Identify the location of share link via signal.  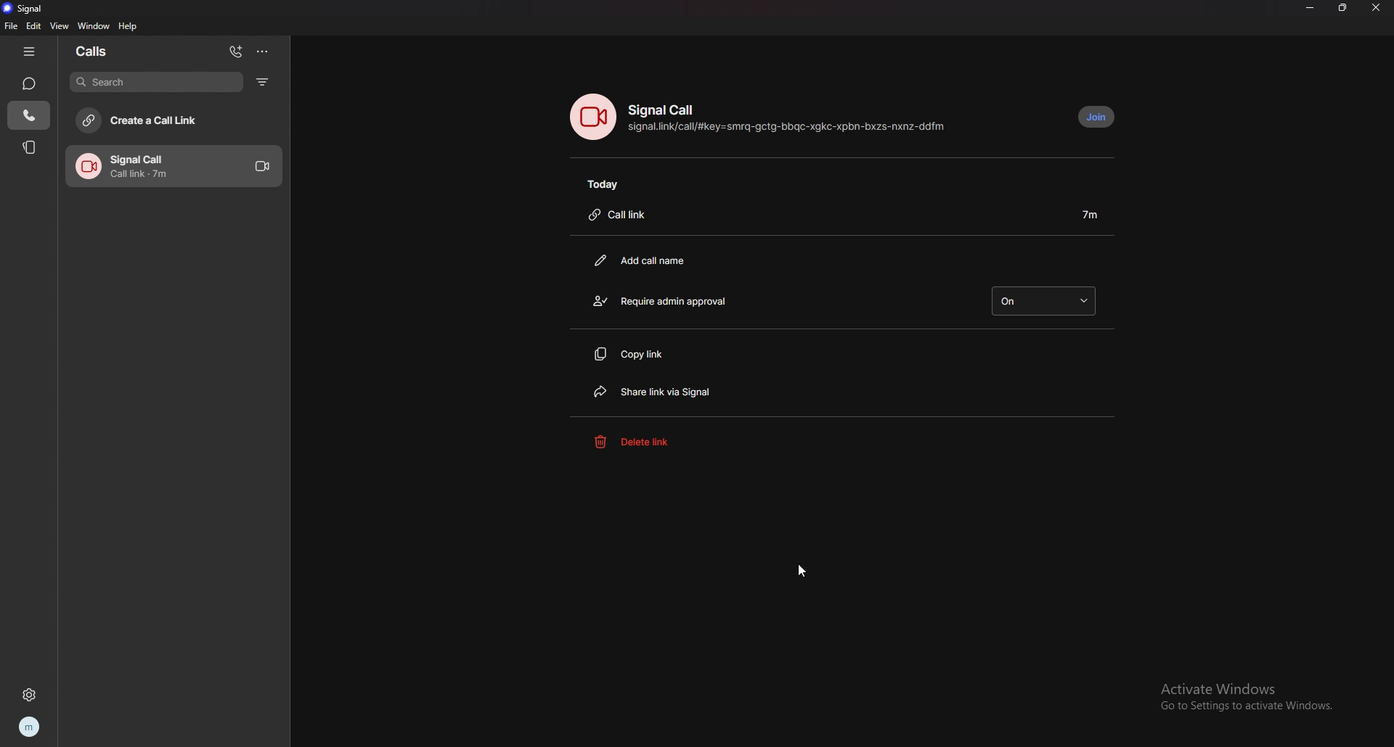
(682, 391).